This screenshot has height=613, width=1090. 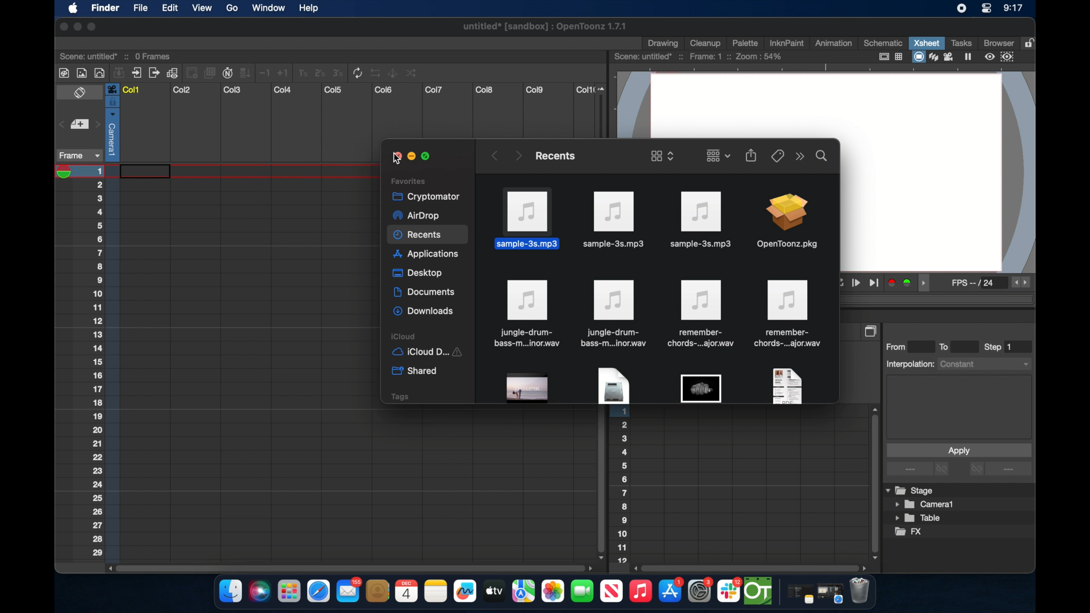 I want to click on siri, so click(x=258, y=591).